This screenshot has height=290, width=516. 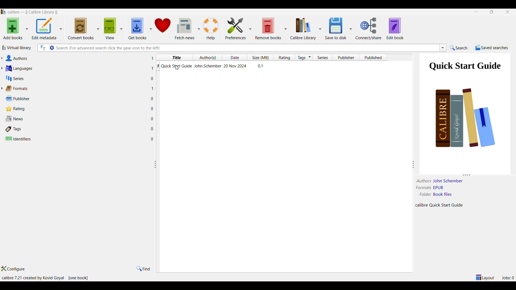 What do you see at coordinates (247, 48) in the screenshot?
I see `search box` at bounding box center [247, 48].